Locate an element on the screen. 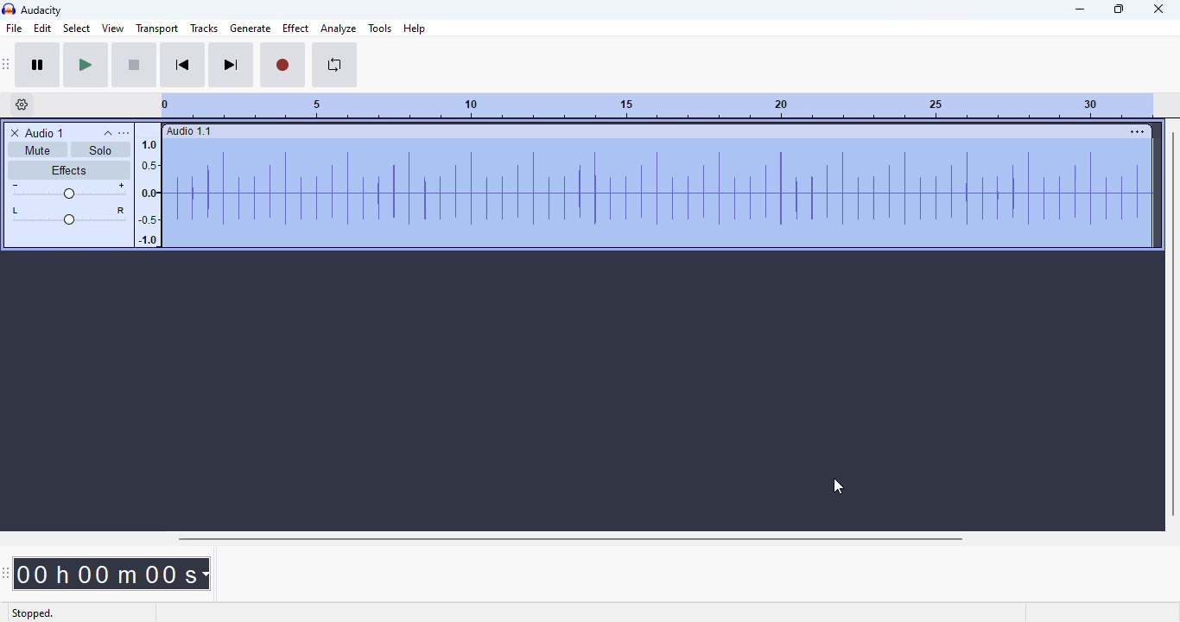 Image resolution: width=1180 pixels, height=622 pixels. track options is located at coordinates (1138, 132).